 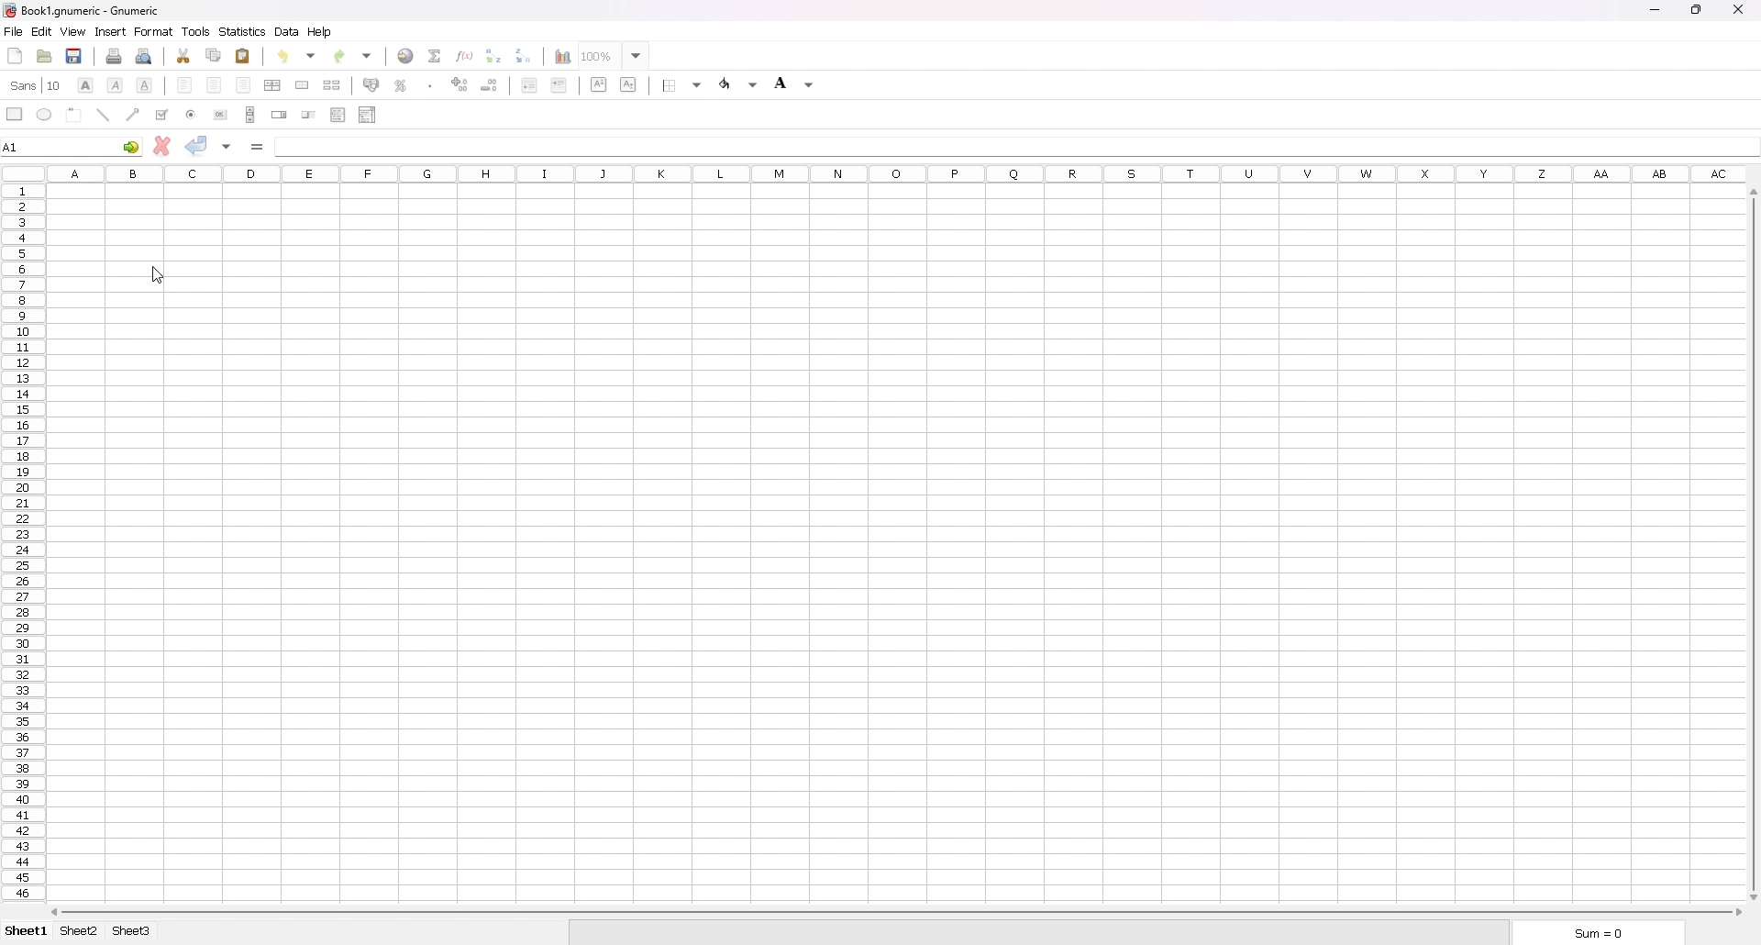 I want to click on font, so click(x=34, y=85).